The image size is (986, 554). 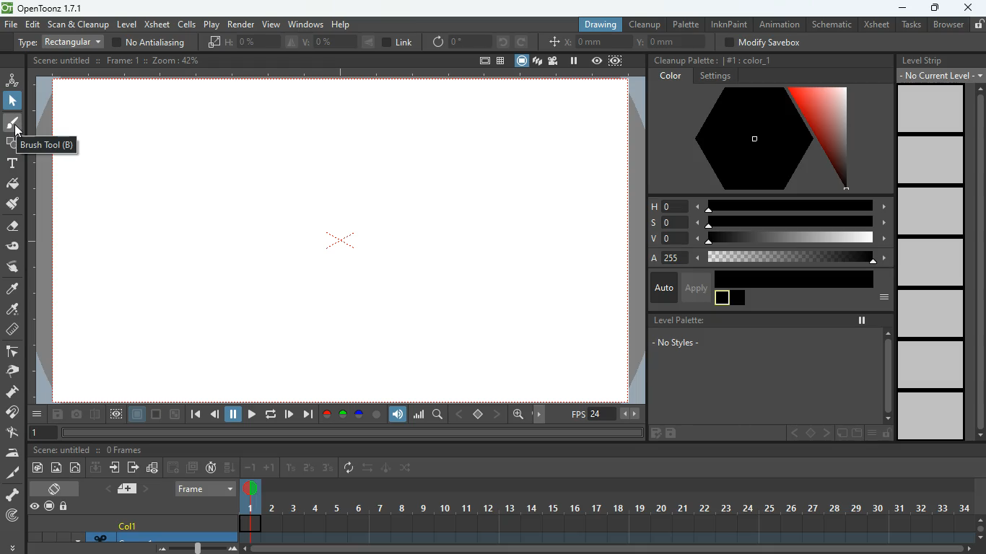 What do you see at coordinates (57, 488) in the screenshot?
I see `change screen` at bounding box center [57, 488].